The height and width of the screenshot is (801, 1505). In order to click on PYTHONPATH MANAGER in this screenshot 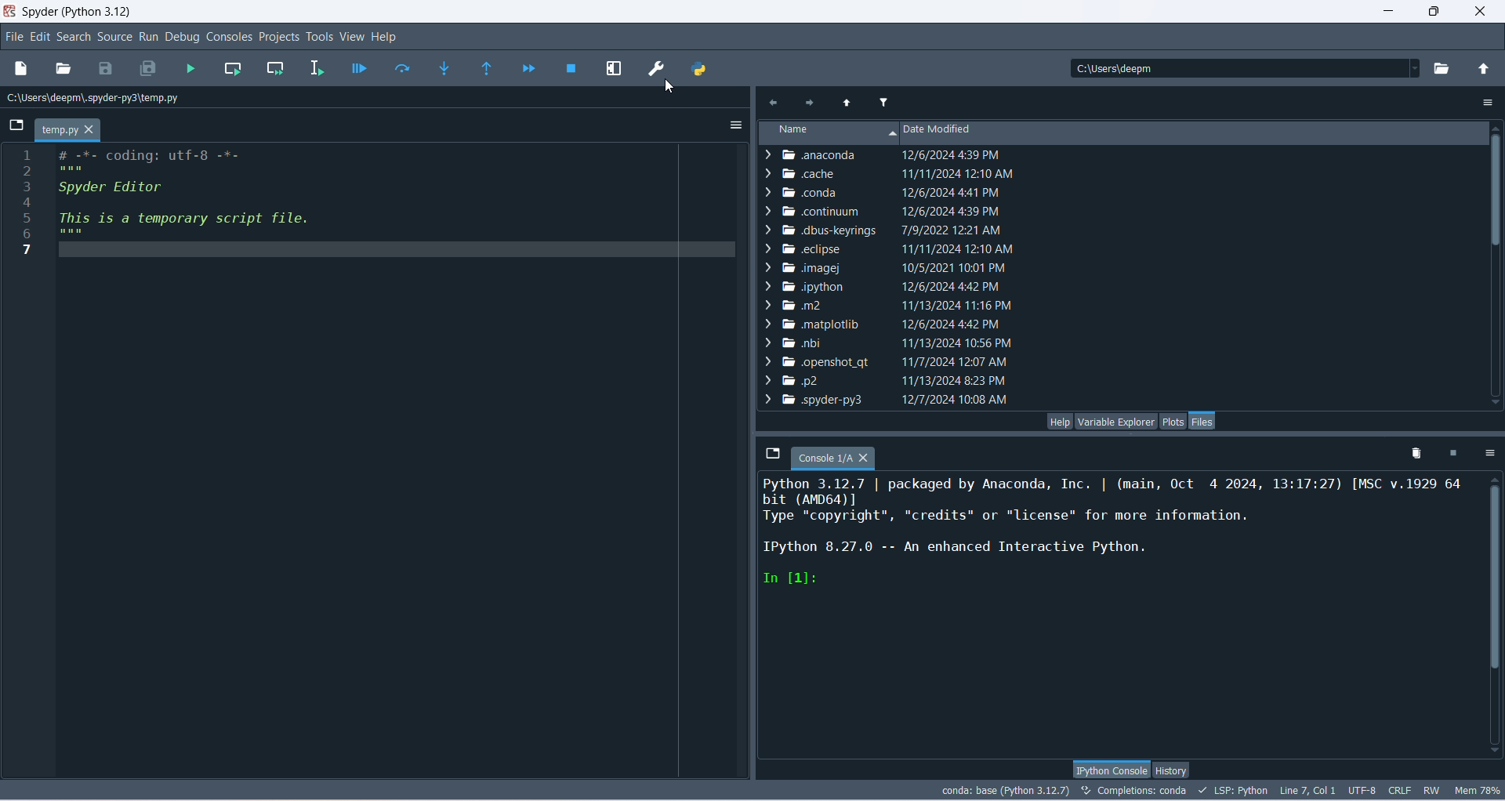, I will do `click(698, 69)`.